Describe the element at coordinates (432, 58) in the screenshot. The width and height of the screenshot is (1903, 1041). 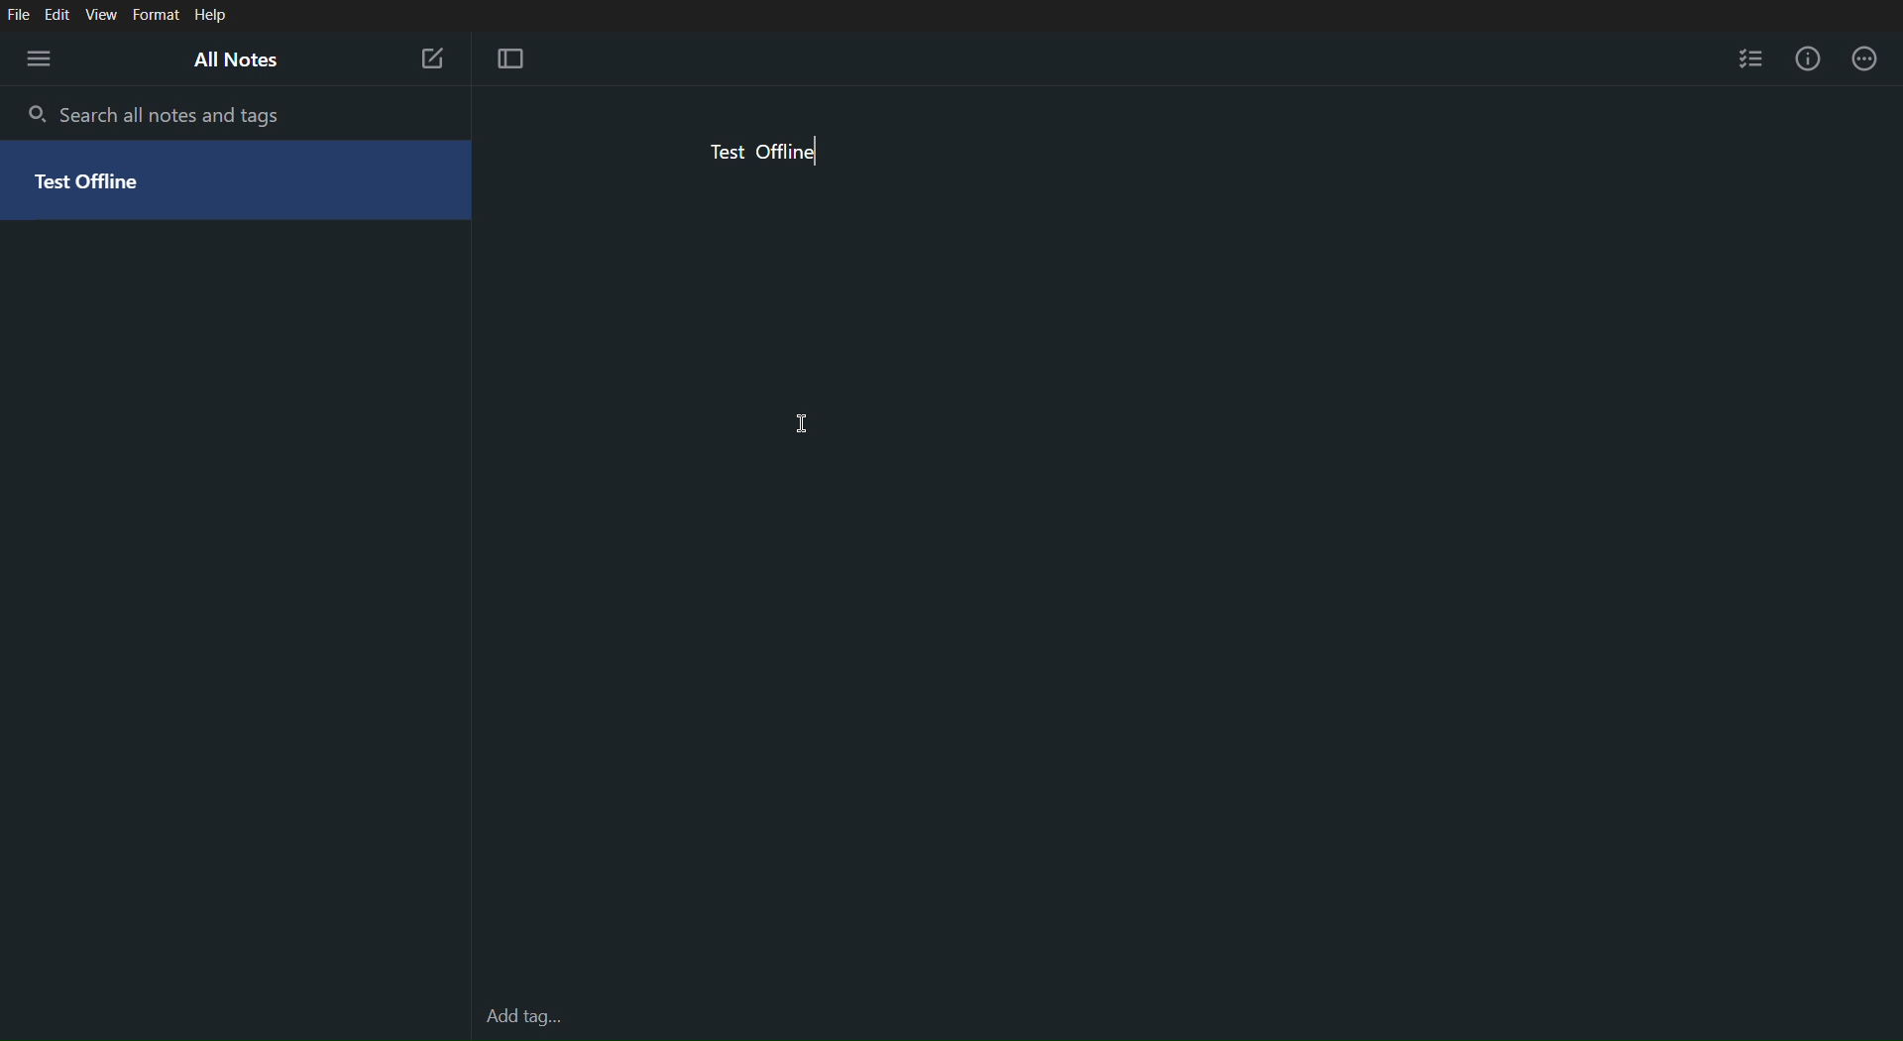
I see `New Note` at that location.